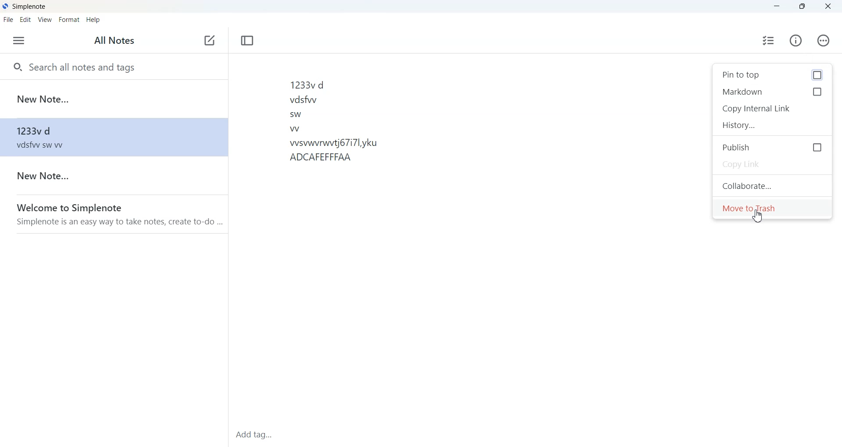  Describe the element at coordinates (772, 166) in the screenshot. I see `Copy link` at that location.